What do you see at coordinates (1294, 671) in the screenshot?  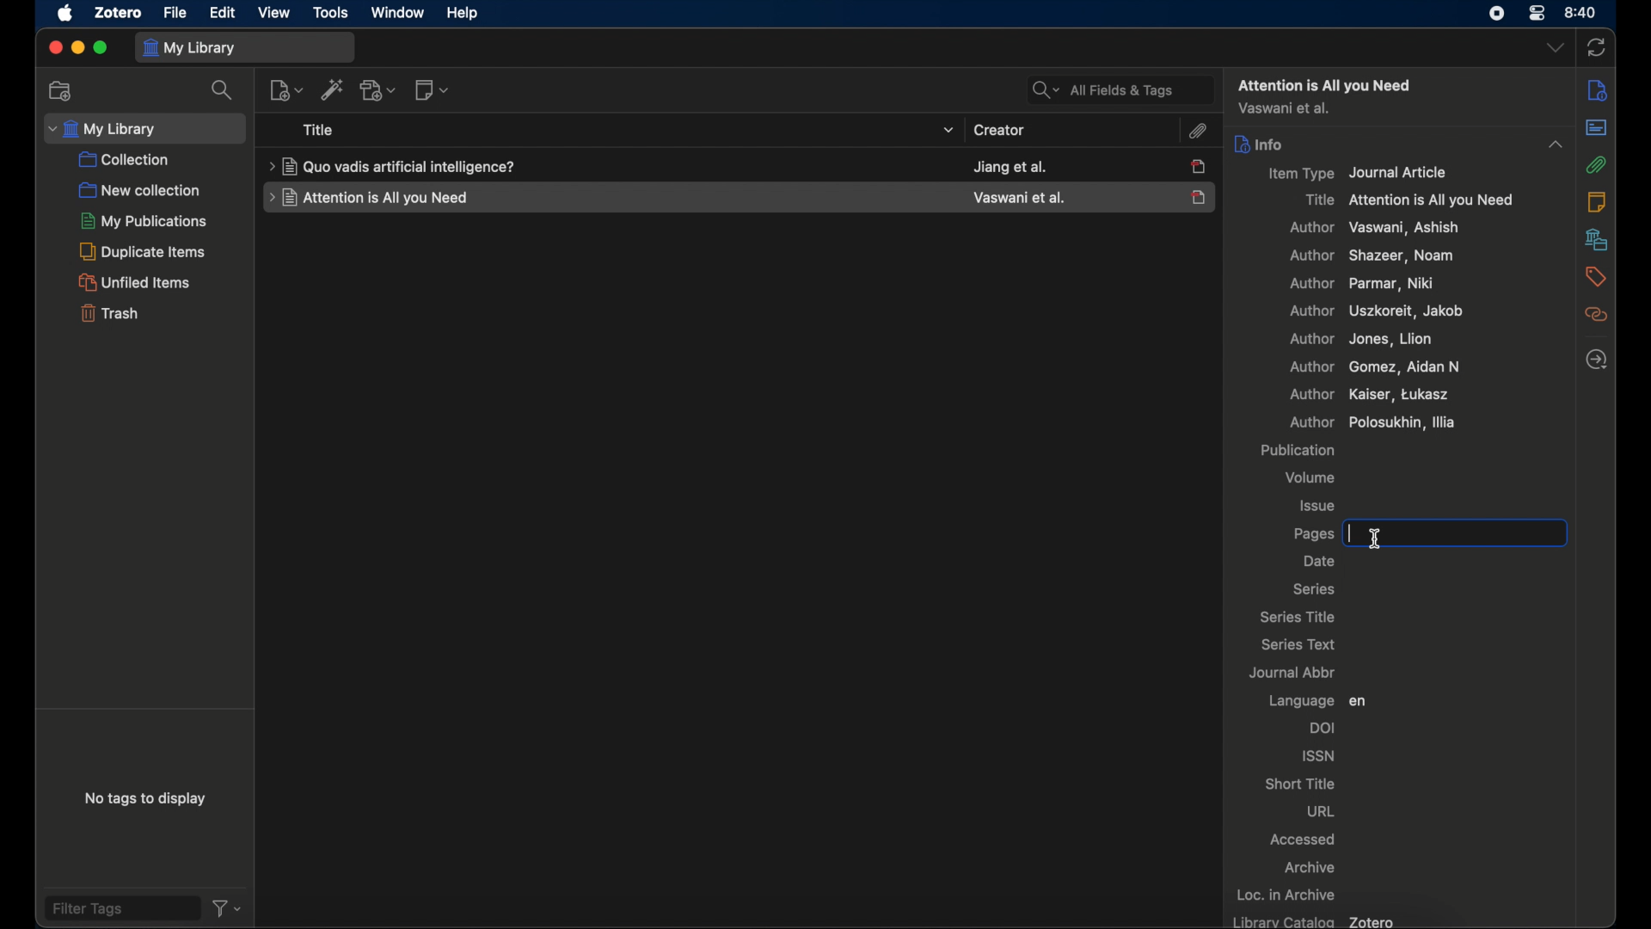 I see `journal abbr` at bounding box center [1294, 671].